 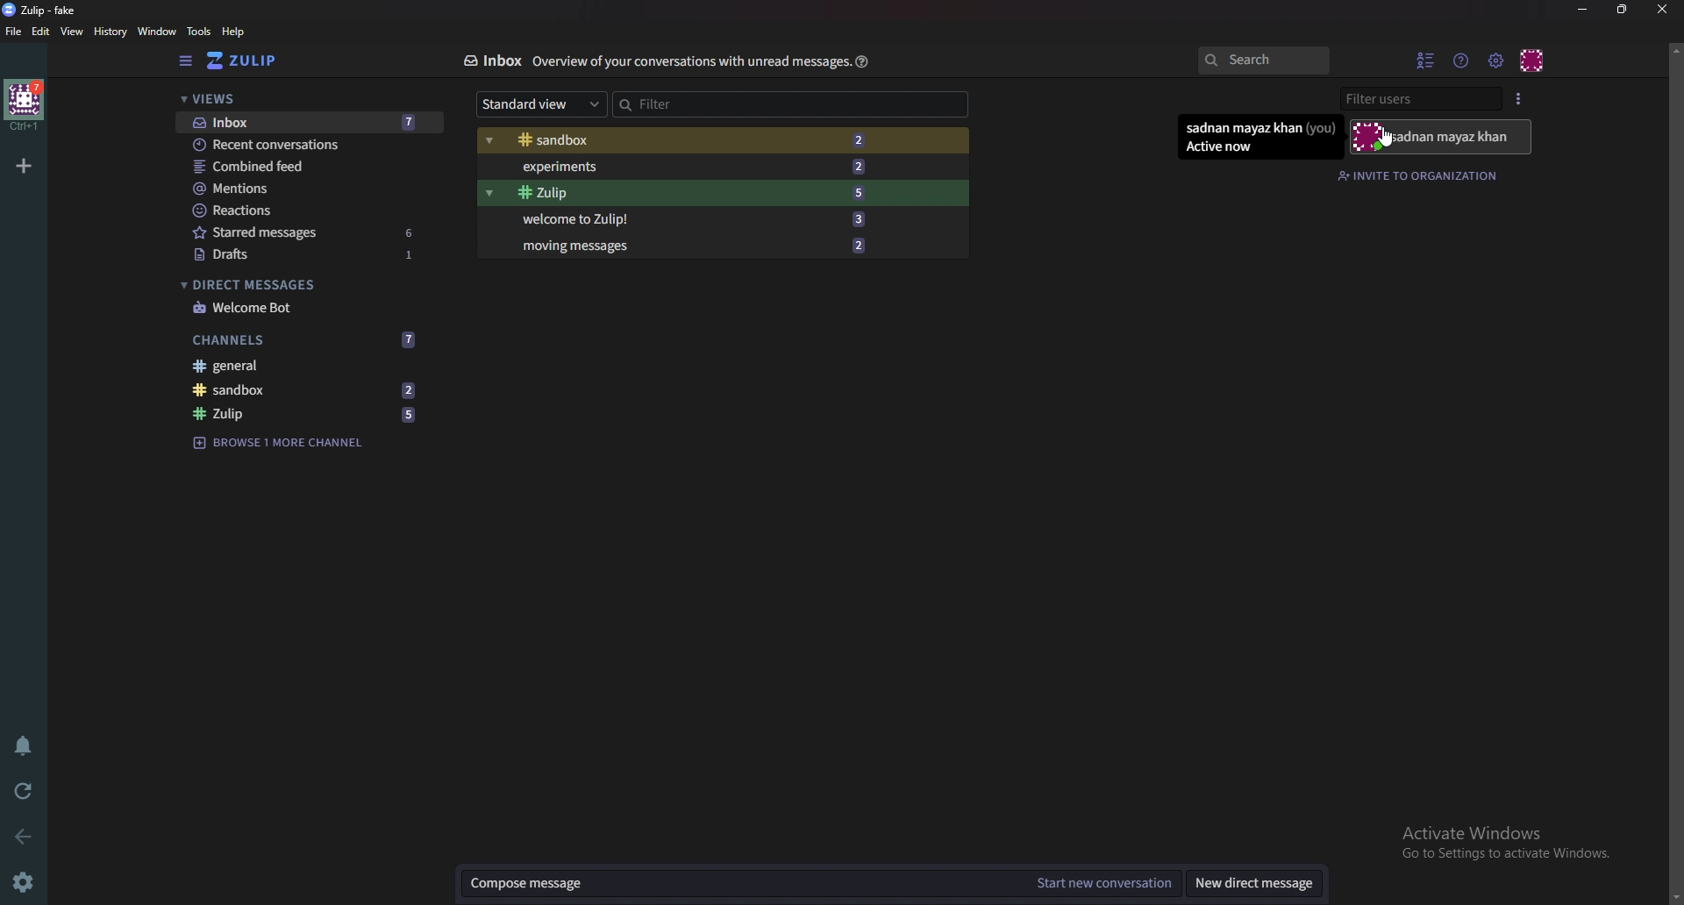 I want to click on compose message, so click(x=739, y=884).